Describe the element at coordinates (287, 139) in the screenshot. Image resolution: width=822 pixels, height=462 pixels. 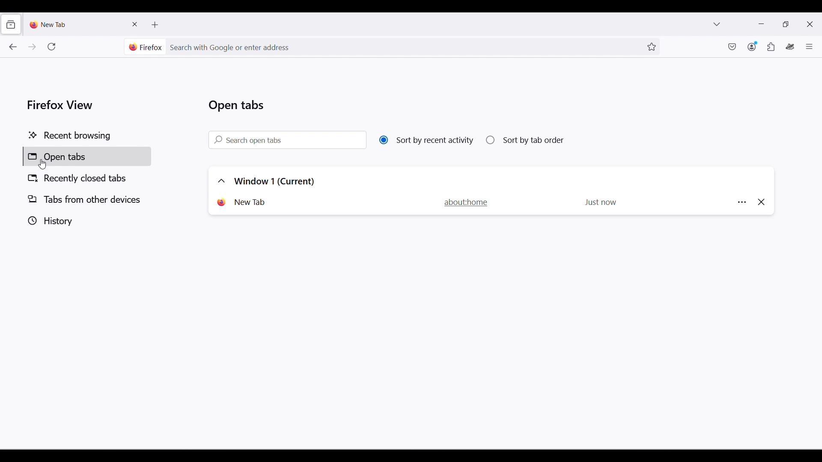
I see `Search open tabs` at that location.